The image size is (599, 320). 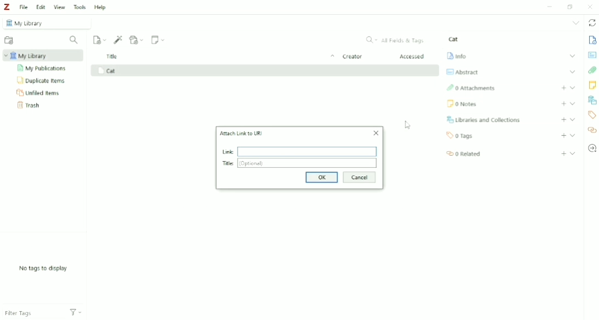 What do you see at coordinates (592, 39) in the screenshot?
I see `Info` at bounding box center [592, 39].